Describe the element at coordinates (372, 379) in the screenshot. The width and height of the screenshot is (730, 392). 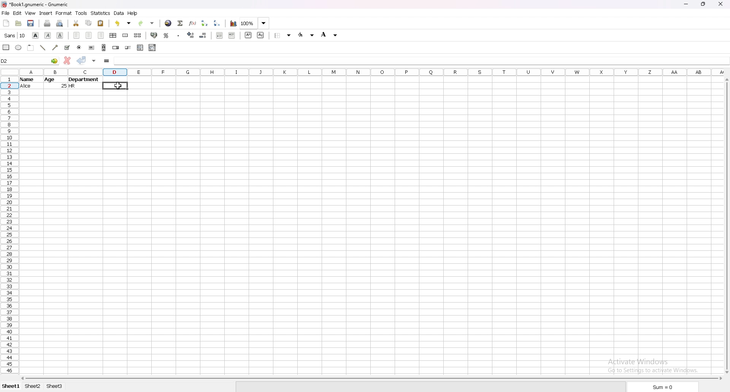
I see `scroll bar` at that location.